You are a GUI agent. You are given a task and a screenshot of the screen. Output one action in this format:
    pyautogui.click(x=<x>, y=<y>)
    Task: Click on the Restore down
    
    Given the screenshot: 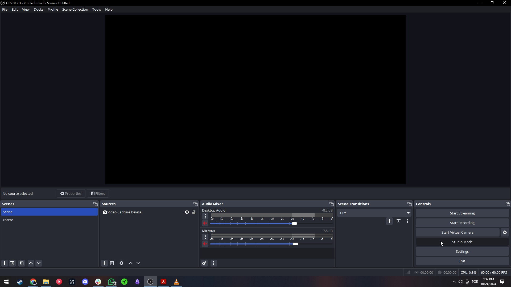 What is the action you would take?
    pyautogui.click(x=492, y=3)
    